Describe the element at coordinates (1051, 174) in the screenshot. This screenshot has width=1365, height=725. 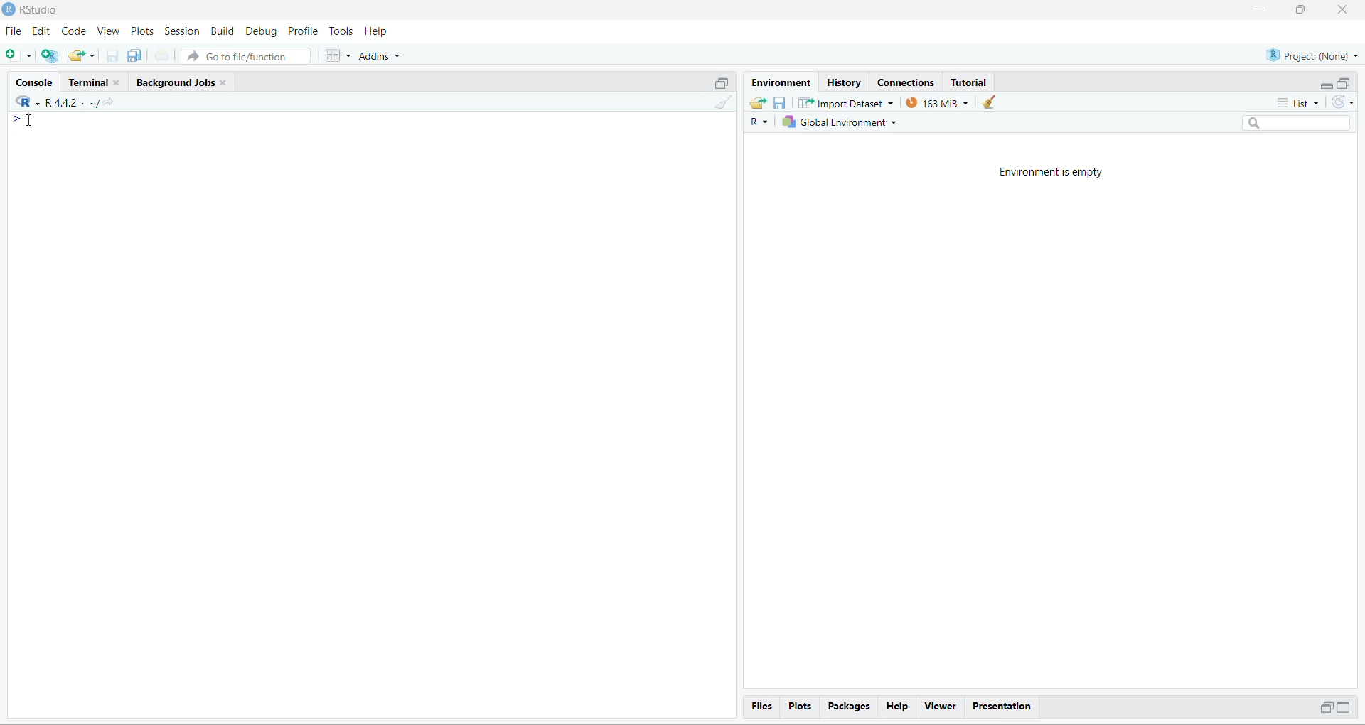
I see `Environment is empty` at that location.